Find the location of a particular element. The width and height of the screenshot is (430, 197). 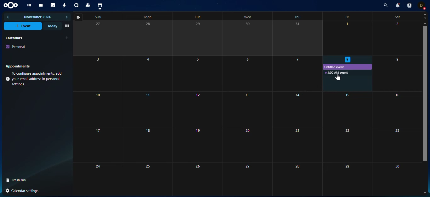

november is located at coordinates (38, 18).